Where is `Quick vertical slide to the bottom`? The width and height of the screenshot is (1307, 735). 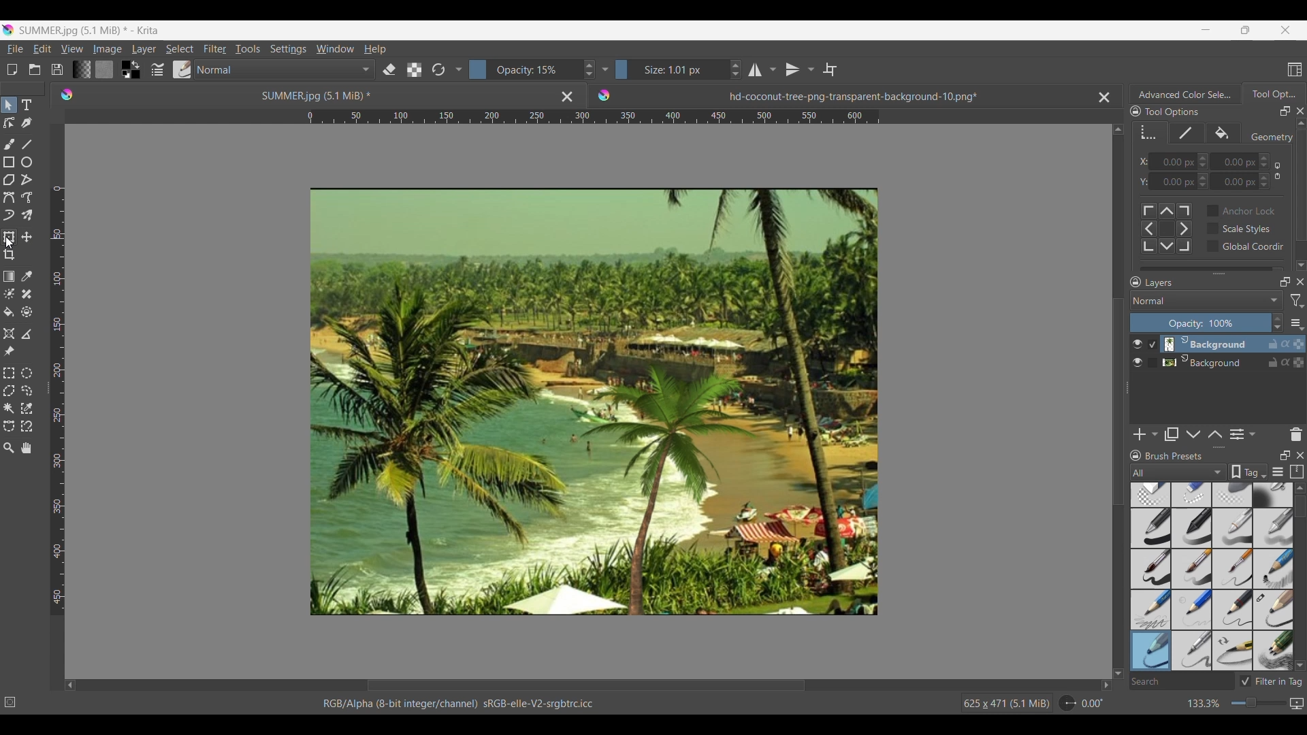
Quick vertical slide to the bottom is located at coordinates (1300, 664).